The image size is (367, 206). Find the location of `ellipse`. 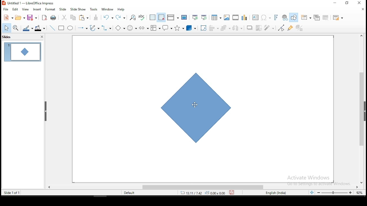

ellipse is located at coordinates (71, 29).